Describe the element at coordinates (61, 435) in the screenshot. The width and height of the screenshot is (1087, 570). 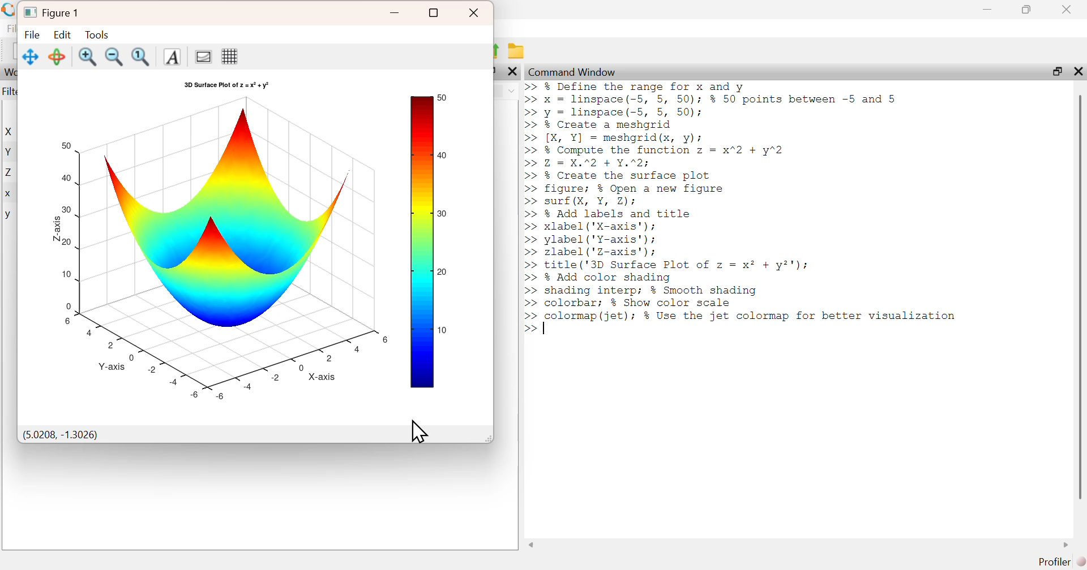
I see `(5.0208, -1.3026)` at that location.